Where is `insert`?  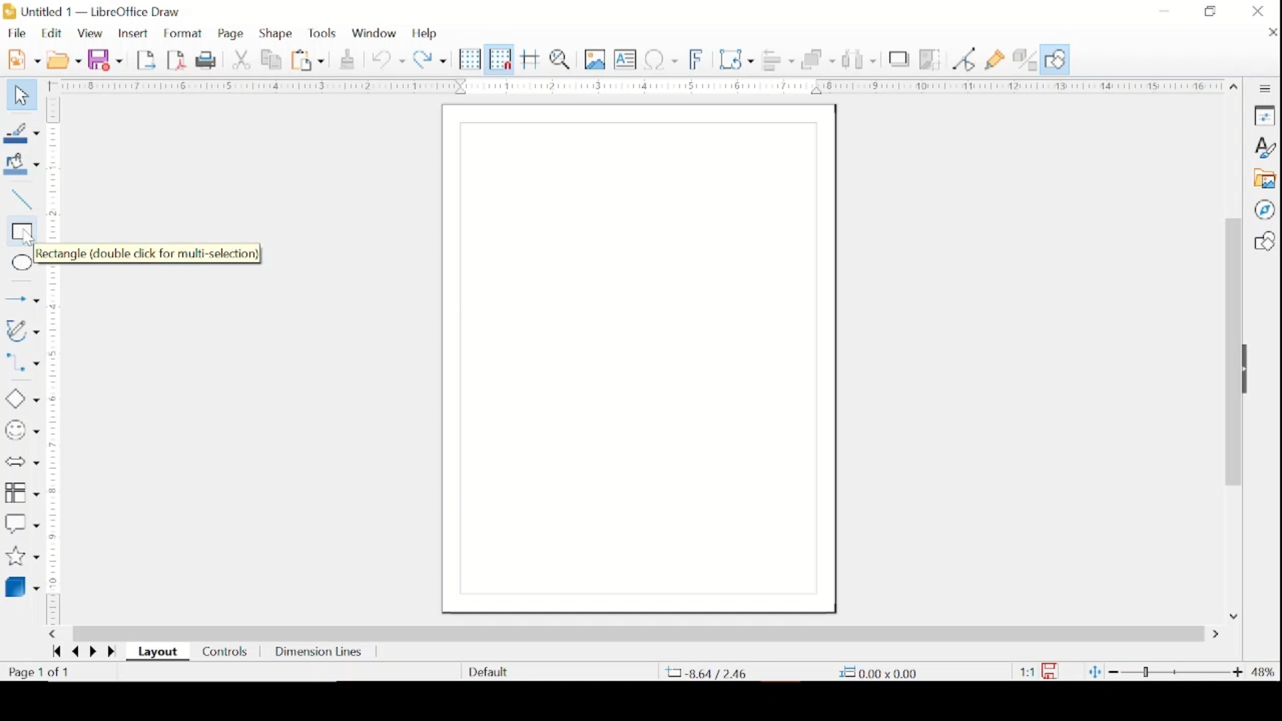
insert is located at coordinates (132, 34).